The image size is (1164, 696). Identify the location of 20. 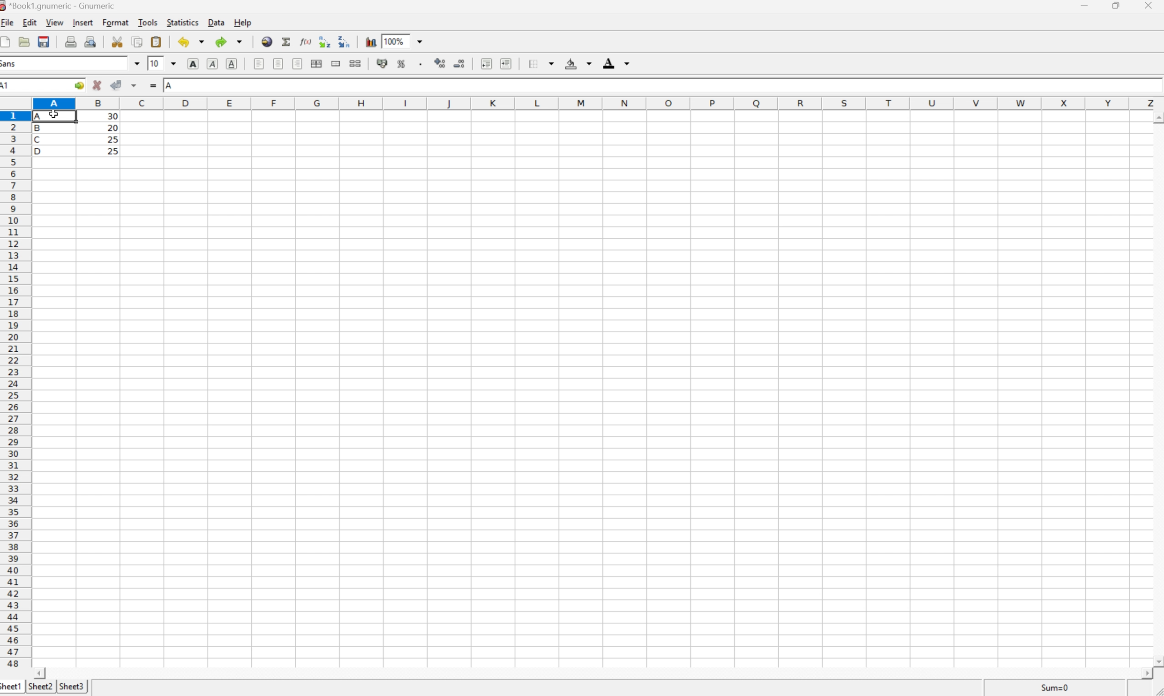
(112, 128).